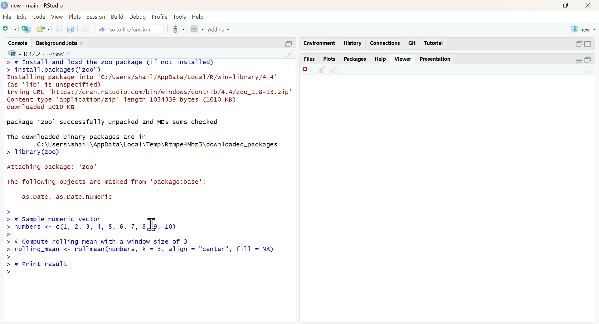 The image size is (599, 324). What do you see at coordinates (351, 44) in the screenshot?
I see `history` at bounding box center [351, 44].